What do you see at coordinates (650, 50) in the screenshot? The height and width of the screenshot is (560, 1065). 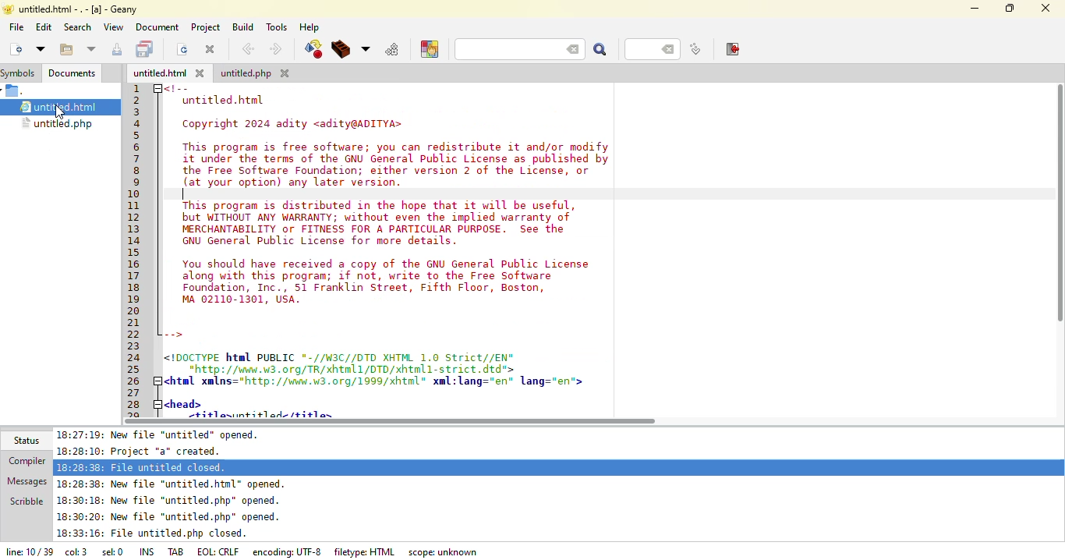 I see `jump to entered line number` at bounding box center [650, 50].